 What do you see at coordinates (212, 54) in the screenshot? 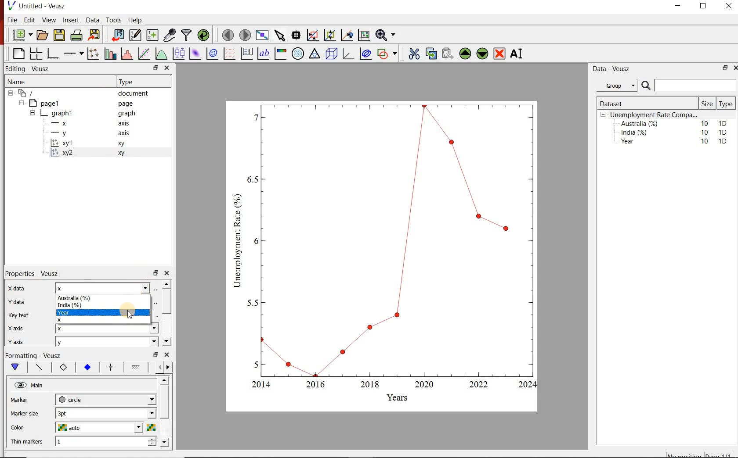
I see `plot 2d datasets as contours` at bounding box center [212, 54].